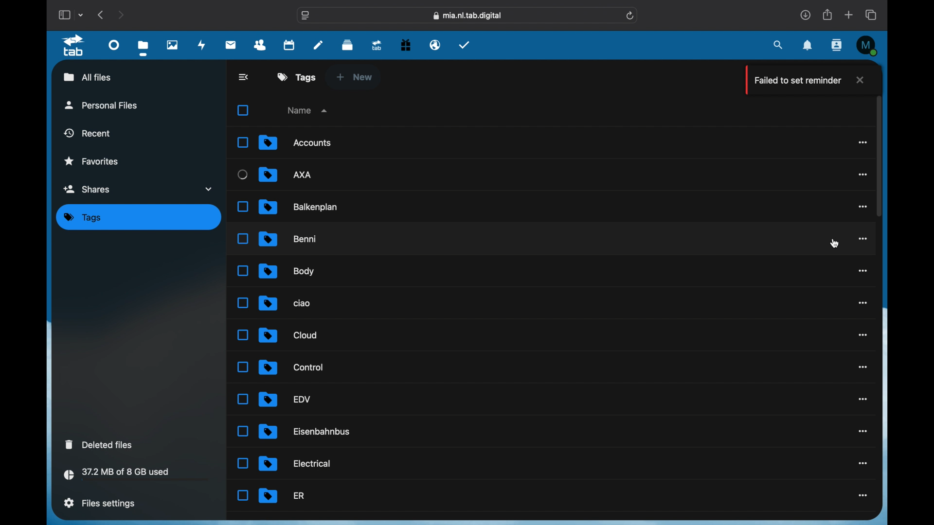  What do you see at coordinates (862, 142) in the screenshot?
I see `more options` at bounding box center [862, 142].